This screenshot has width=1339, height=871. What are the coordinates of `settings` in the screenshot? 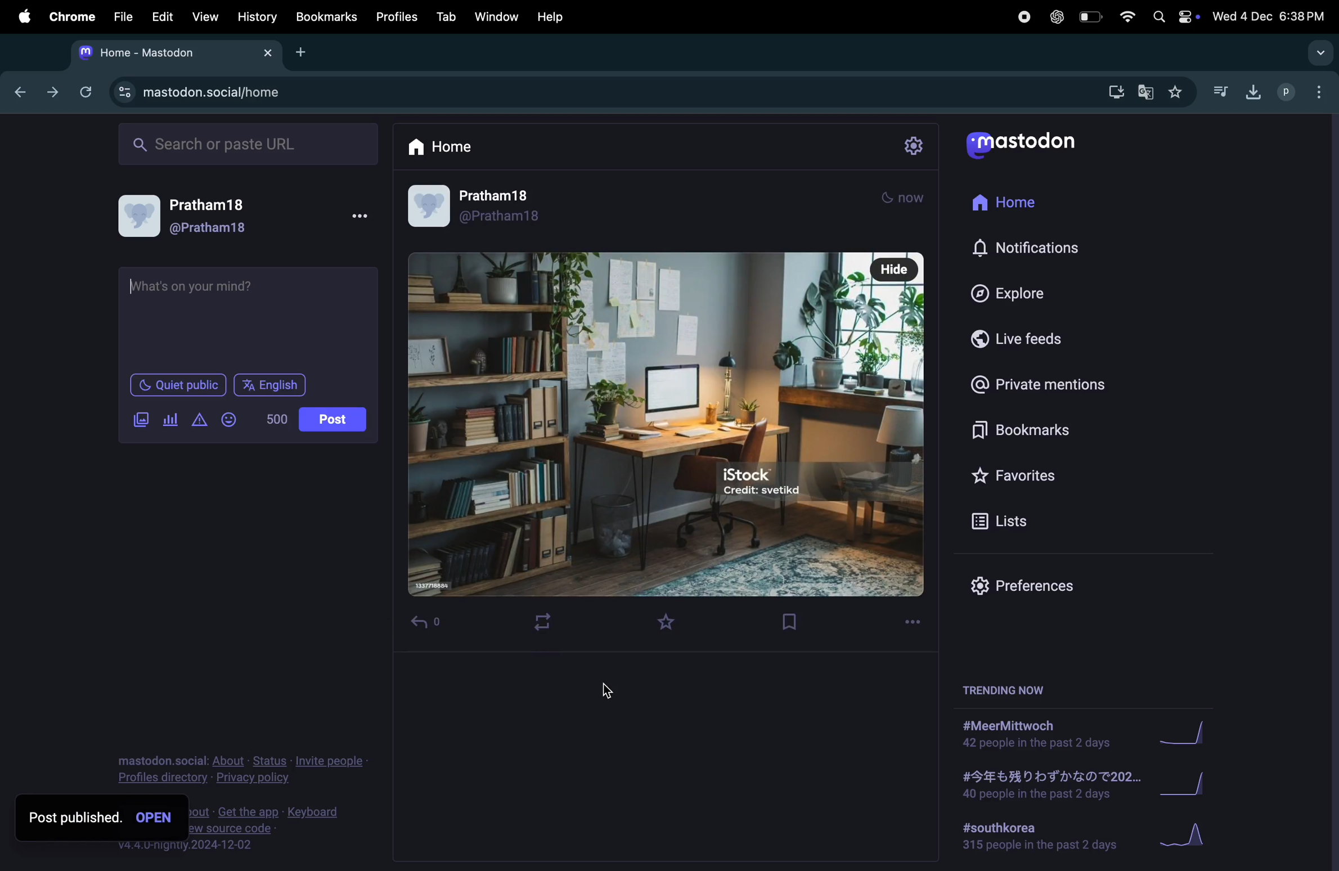 It's located at (911, 145).